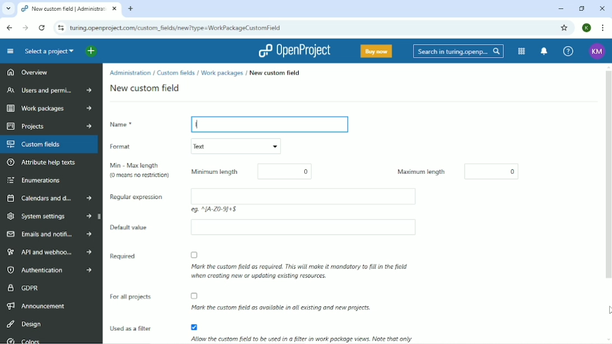  What do you see at coordinates (37, 305) in the screenshot?
I see `Announcement` at bounding box center [37, 305].